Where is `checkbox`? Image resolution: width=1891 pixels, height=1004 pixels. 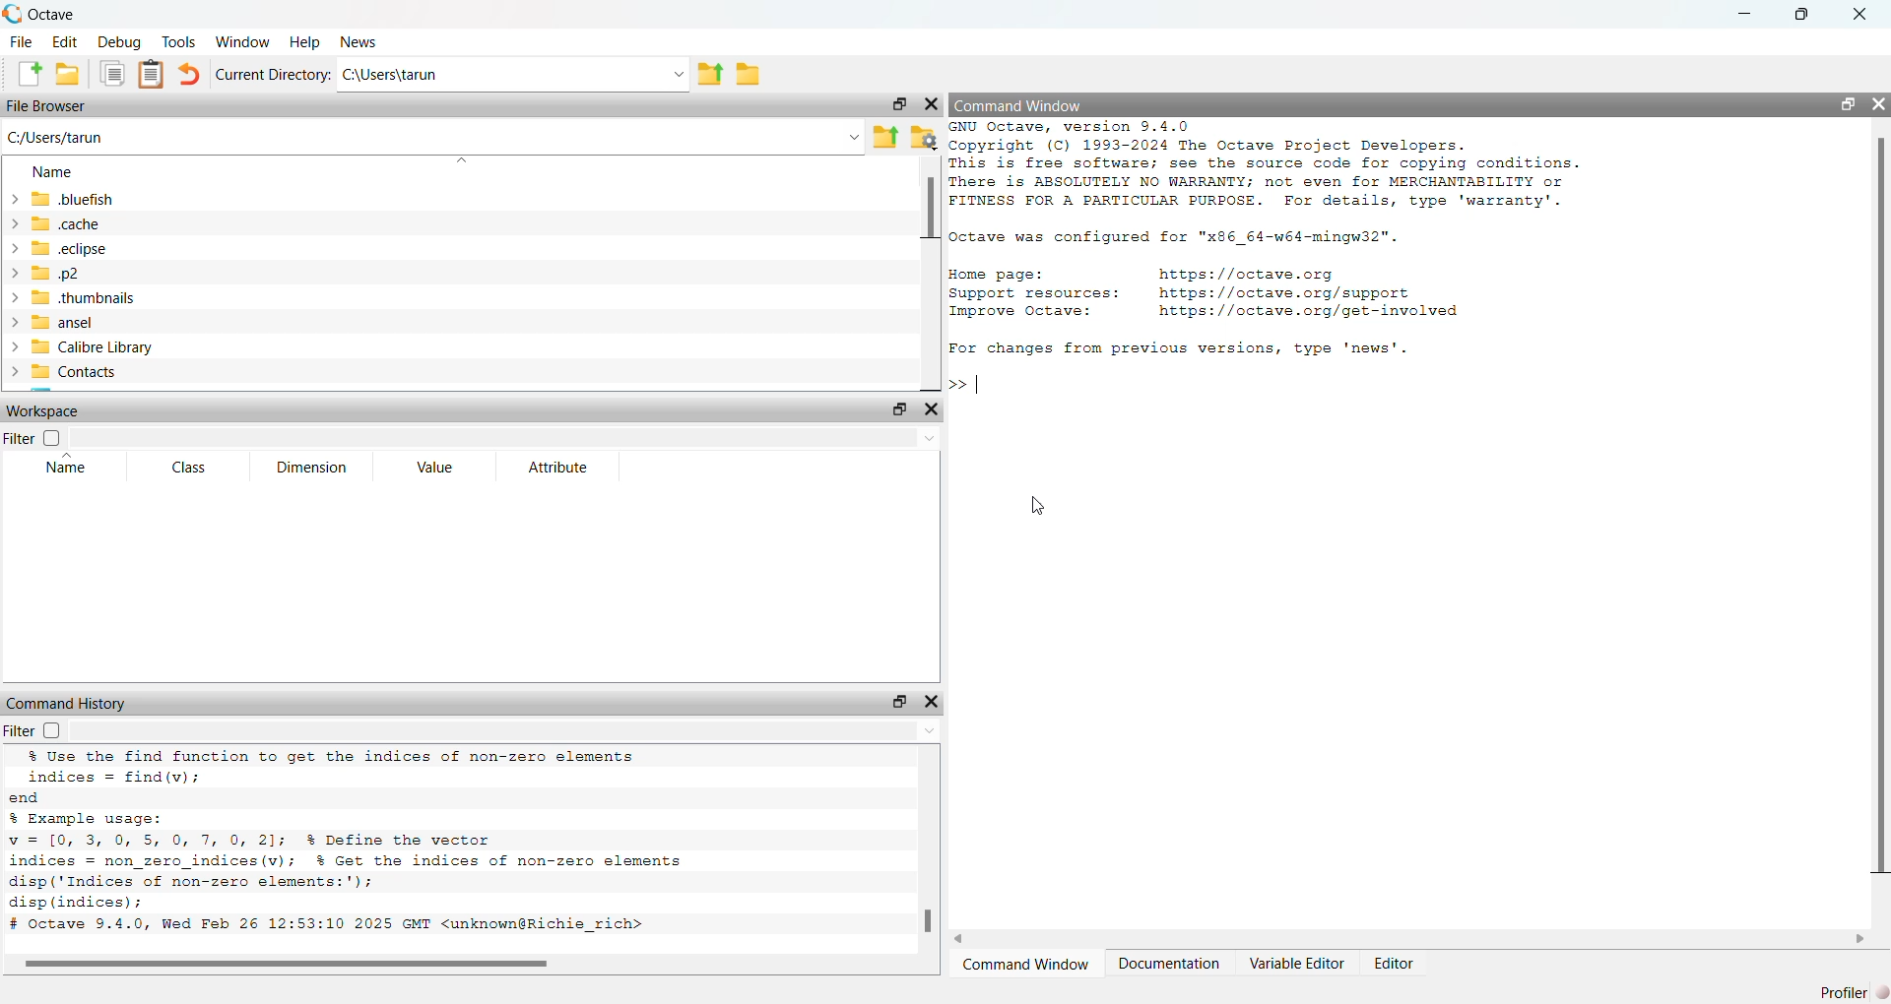
checkbox is located at coordinates (57, 730).